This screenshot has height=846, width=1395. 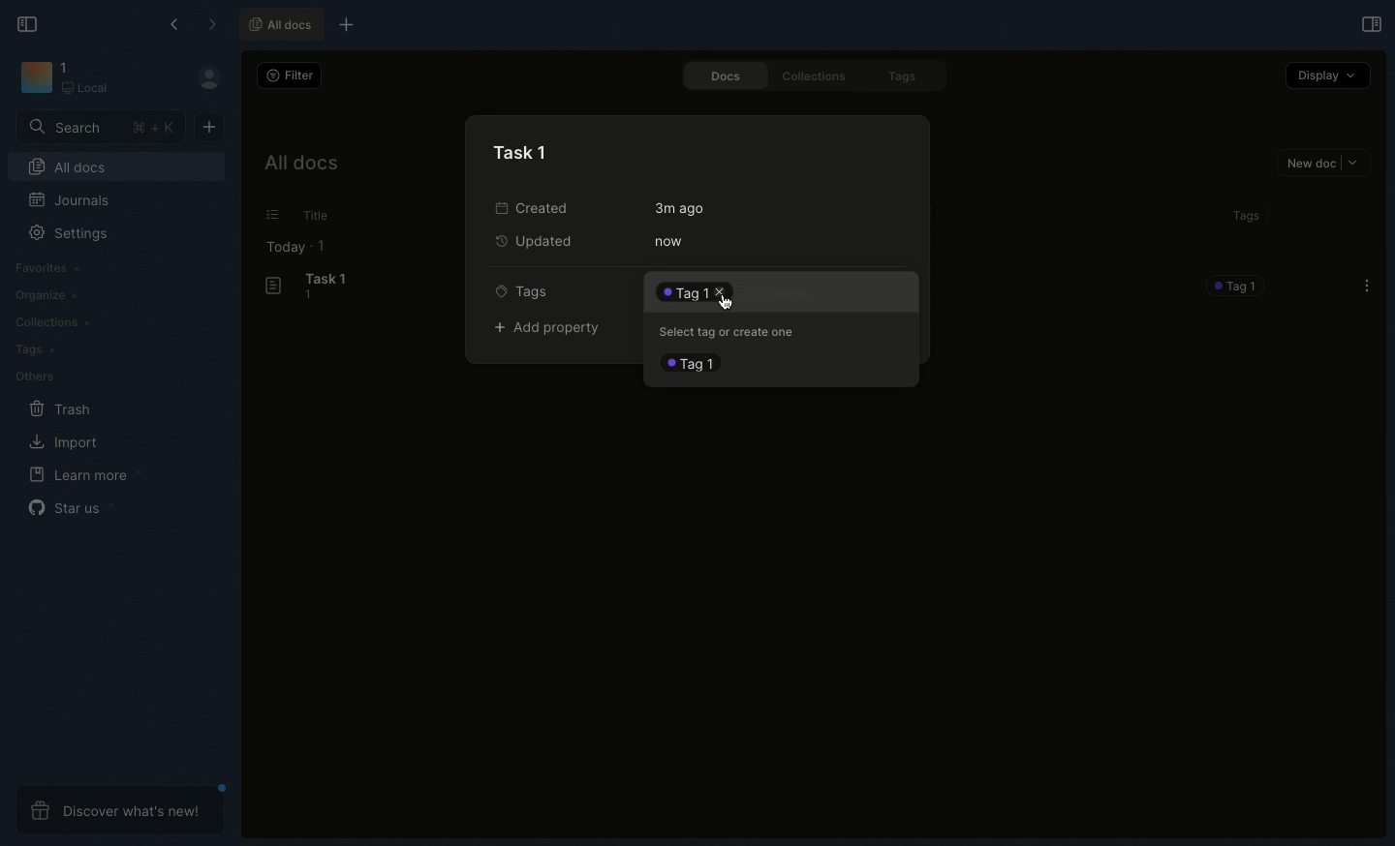 What do you see at coordinates (668, 241) in the screenshot?
I see `now` at bounding box center [668, 241].